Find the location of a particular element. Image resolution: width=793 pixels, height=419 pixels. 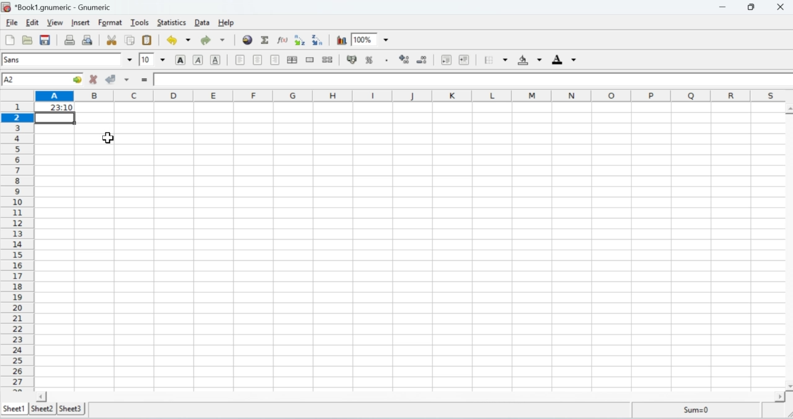

Rows is located at coordinates (17, 244).